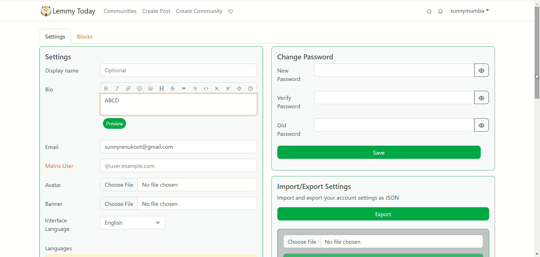  I want to click on interface language, so click(58, 225).